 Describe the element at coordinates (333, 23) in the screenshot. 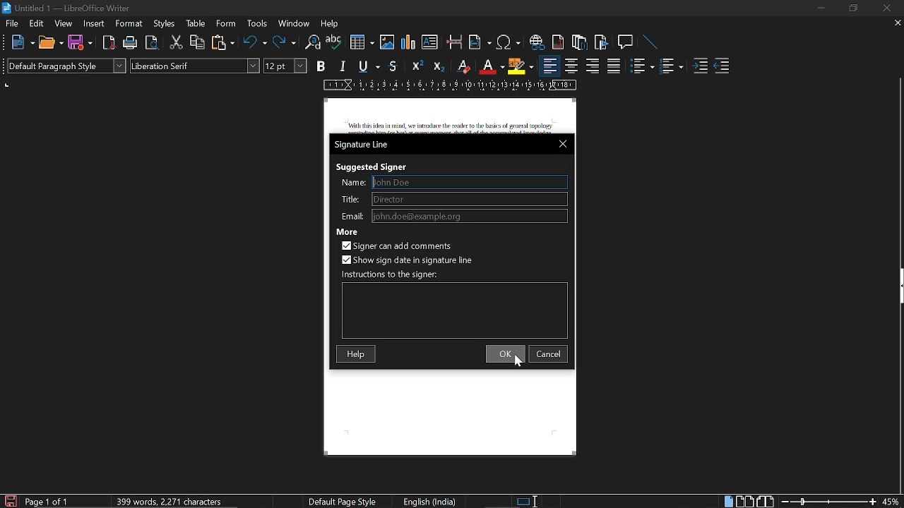

I see `help` at that location.